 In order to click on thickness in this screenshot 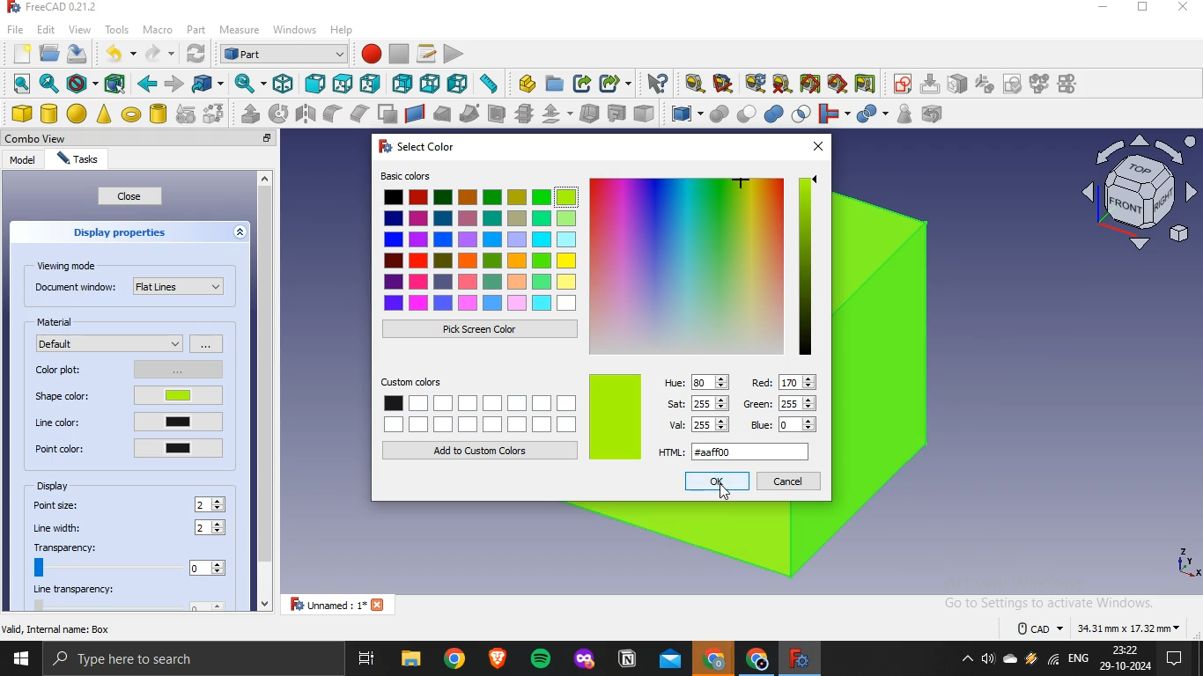, I will do `click(590, 112)`.